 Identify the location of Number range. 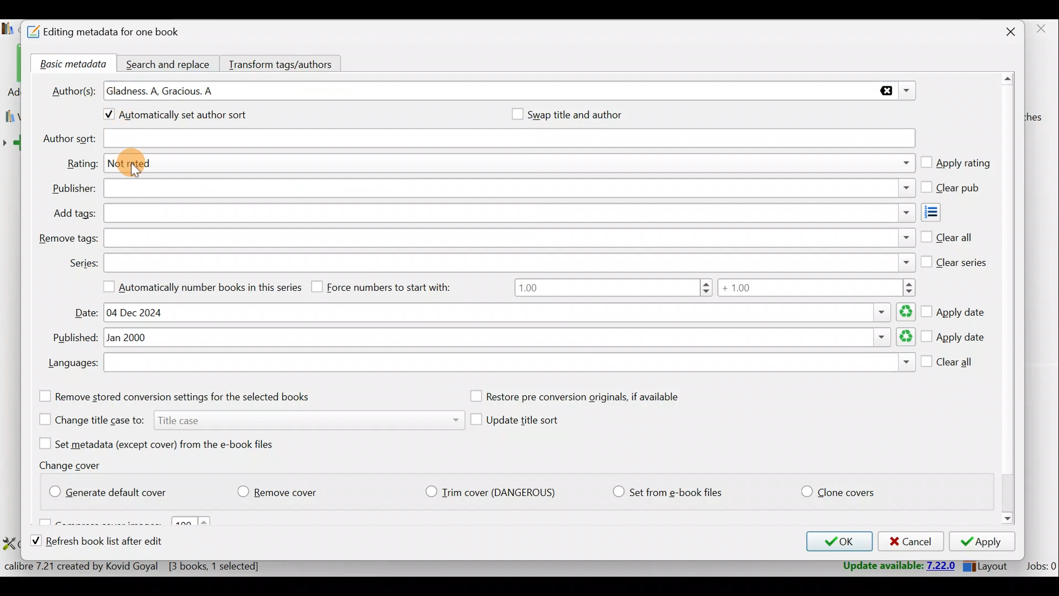
(714, 289).